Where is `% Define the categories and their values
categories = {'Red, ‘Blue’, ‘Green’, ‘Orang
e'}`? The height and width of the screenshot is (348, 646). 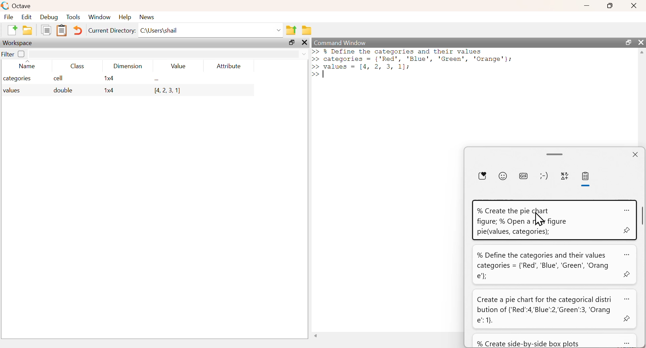
% Define the categories and their values
categories = {'Red, ‘Blue’, ‘Green’, ‘Orang
e'} is located at coordinates (543, 265).